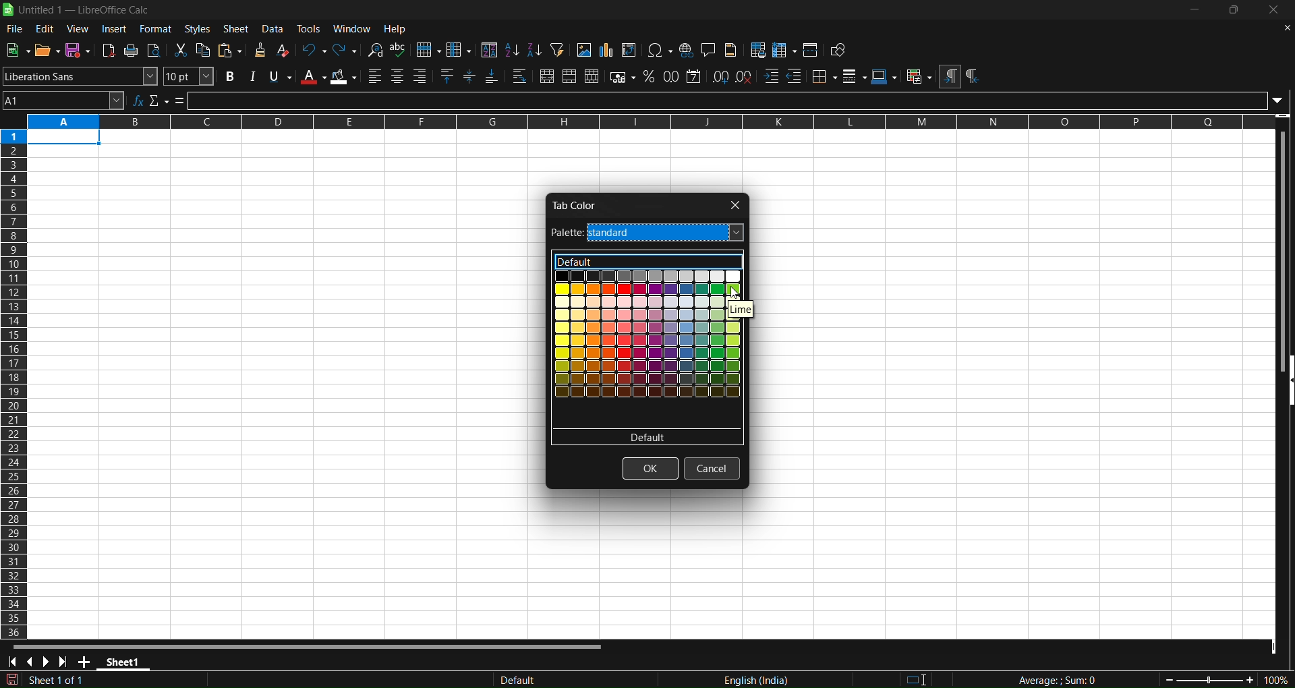  What do you see at coordinates (733, 204) in the screenshot?
I see `close` at bounding box center [733, 204].